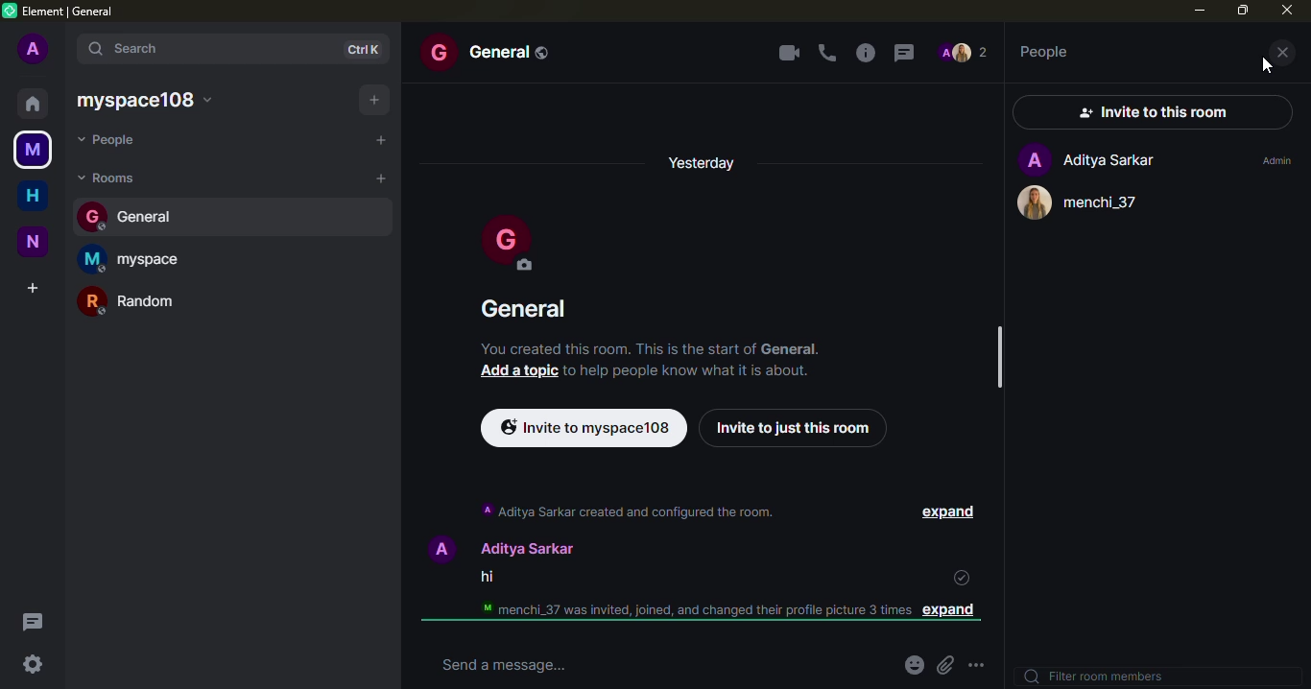 The width and height of the screenshot is (1311, 689). Describe the element at coordinates (138, 214) in the screenshot. I see `general` at that location.